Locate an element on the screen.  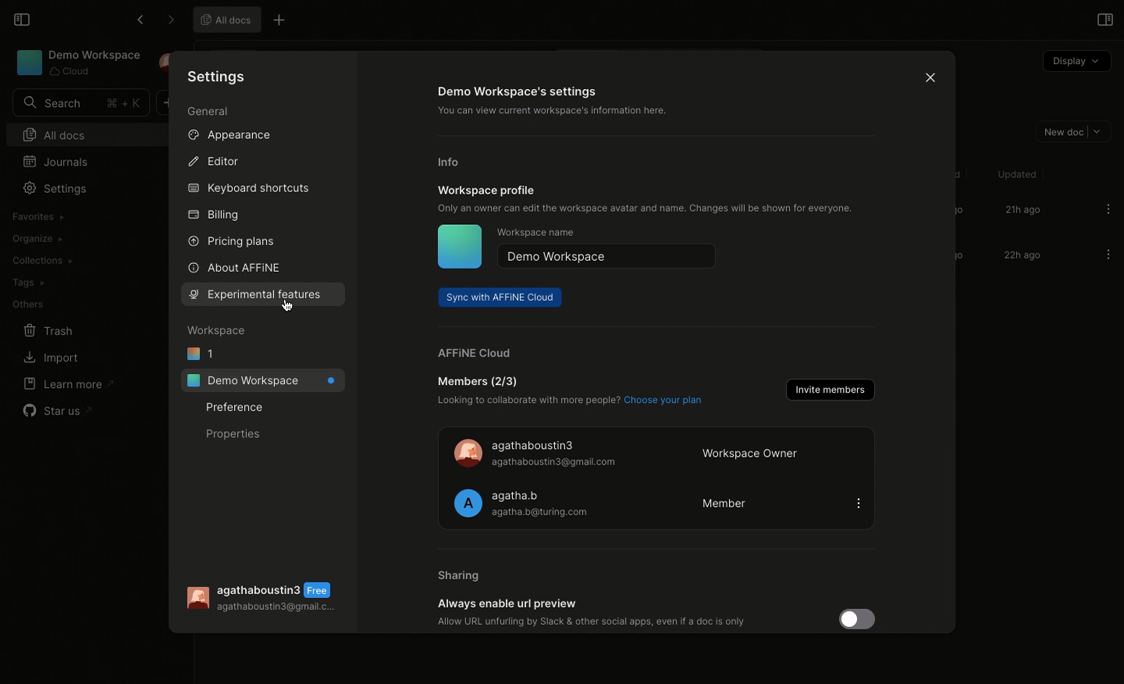
AFFINE cloud is located at coordinates (470, 352).